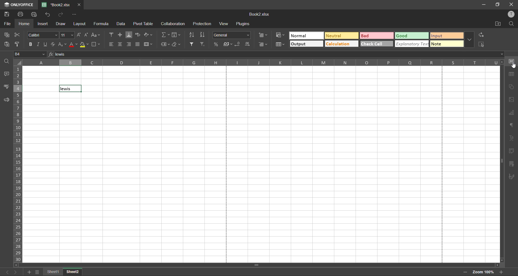 This screenshot has height=276, width=518. Describe the element at coordinates (7, 15) in the screenshot. I see `save` at that location.